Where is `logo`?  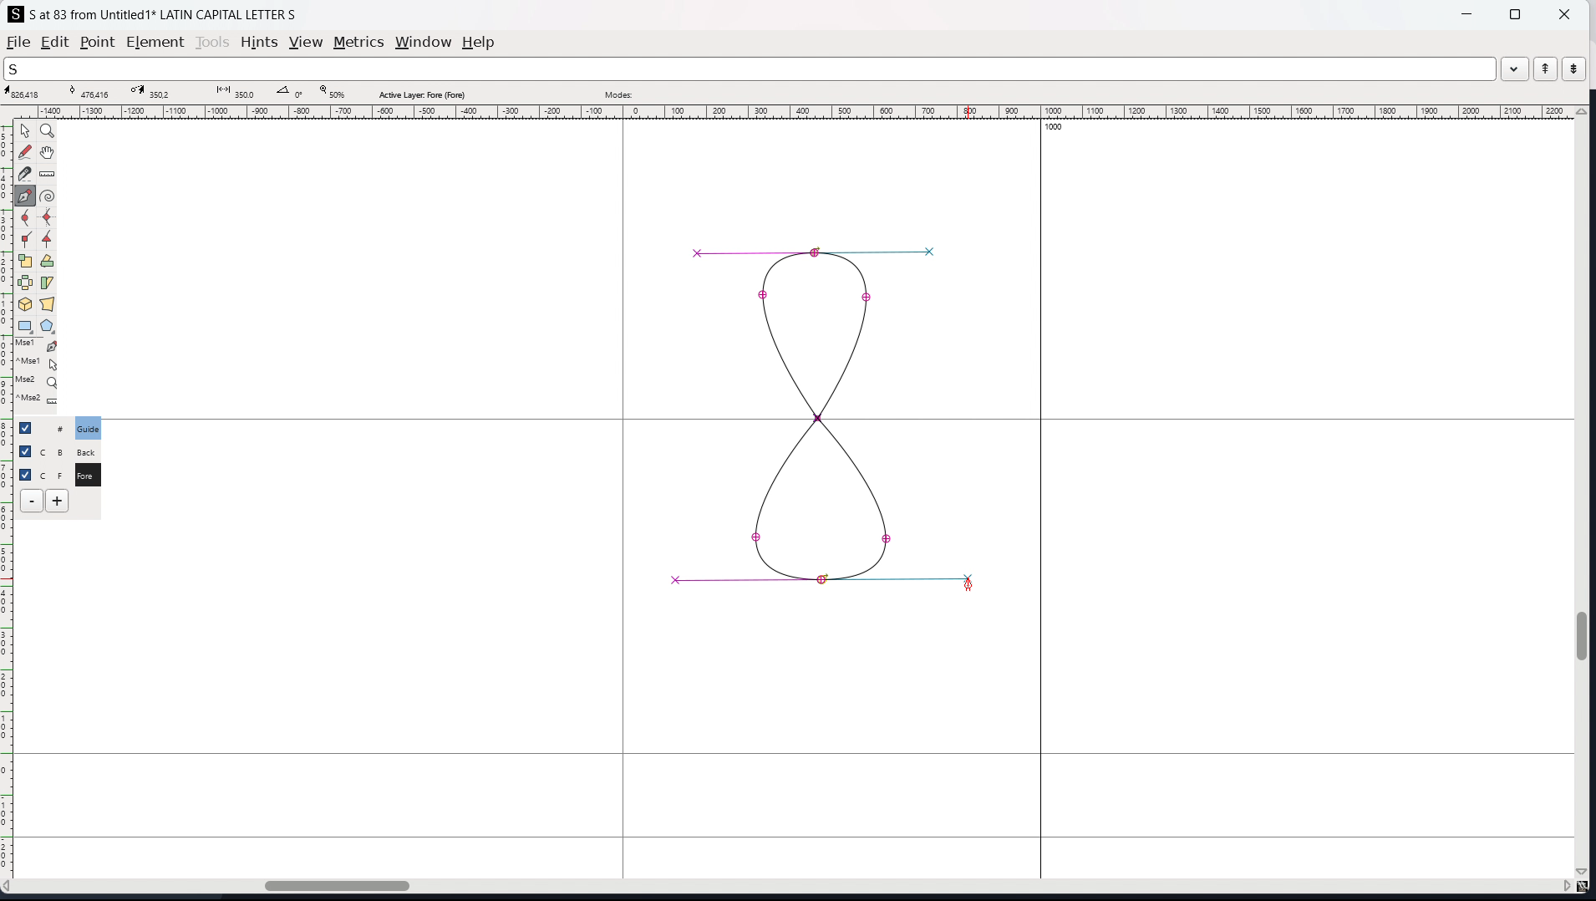 logo is located at coordinates (16, 14).